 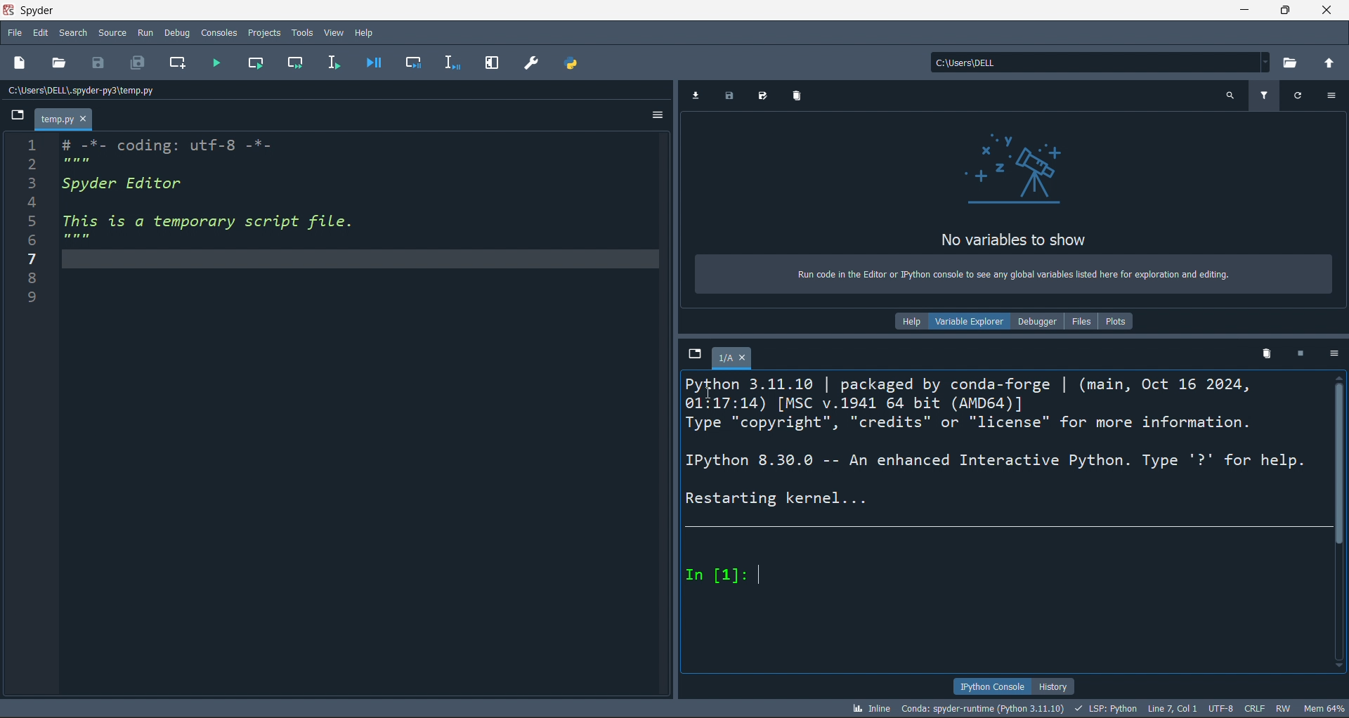 I want to click on more options, so click(x=1335, y=355).